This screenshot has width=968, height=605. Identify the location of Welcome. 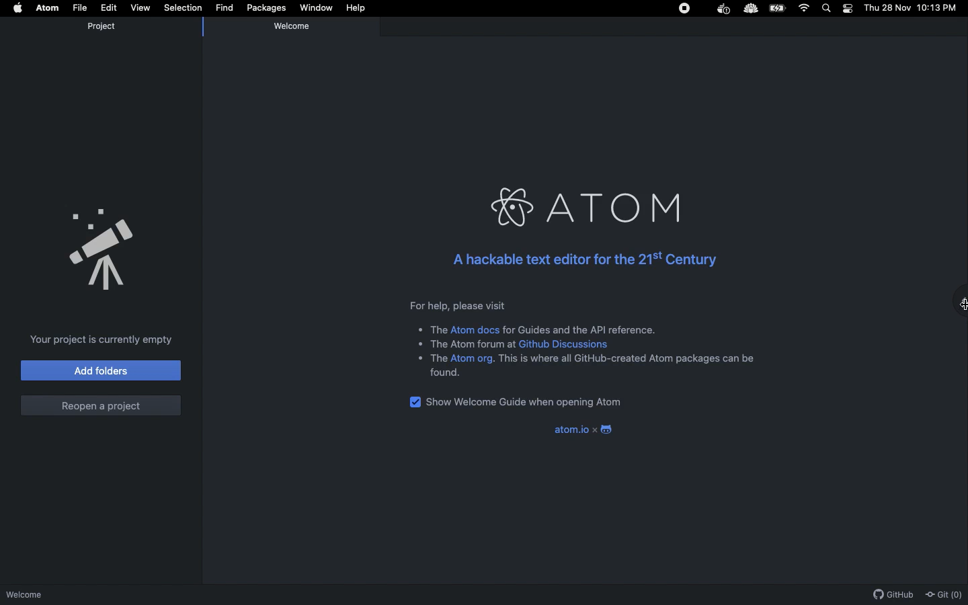
(299, 28).